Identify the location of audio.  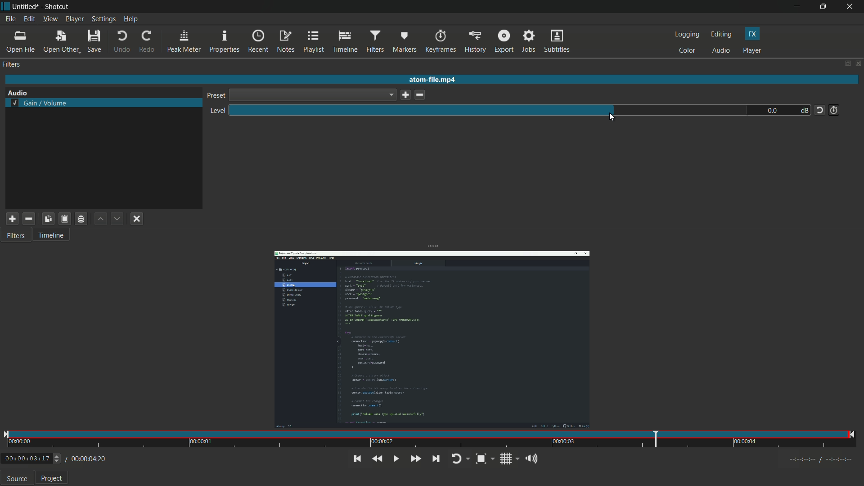
(721, 51).